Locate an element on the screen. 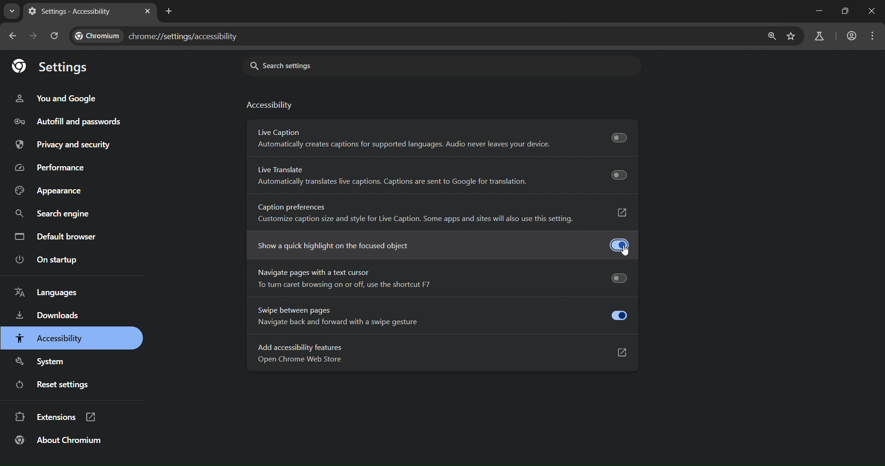  on startup is located at coordinates (48, 260).